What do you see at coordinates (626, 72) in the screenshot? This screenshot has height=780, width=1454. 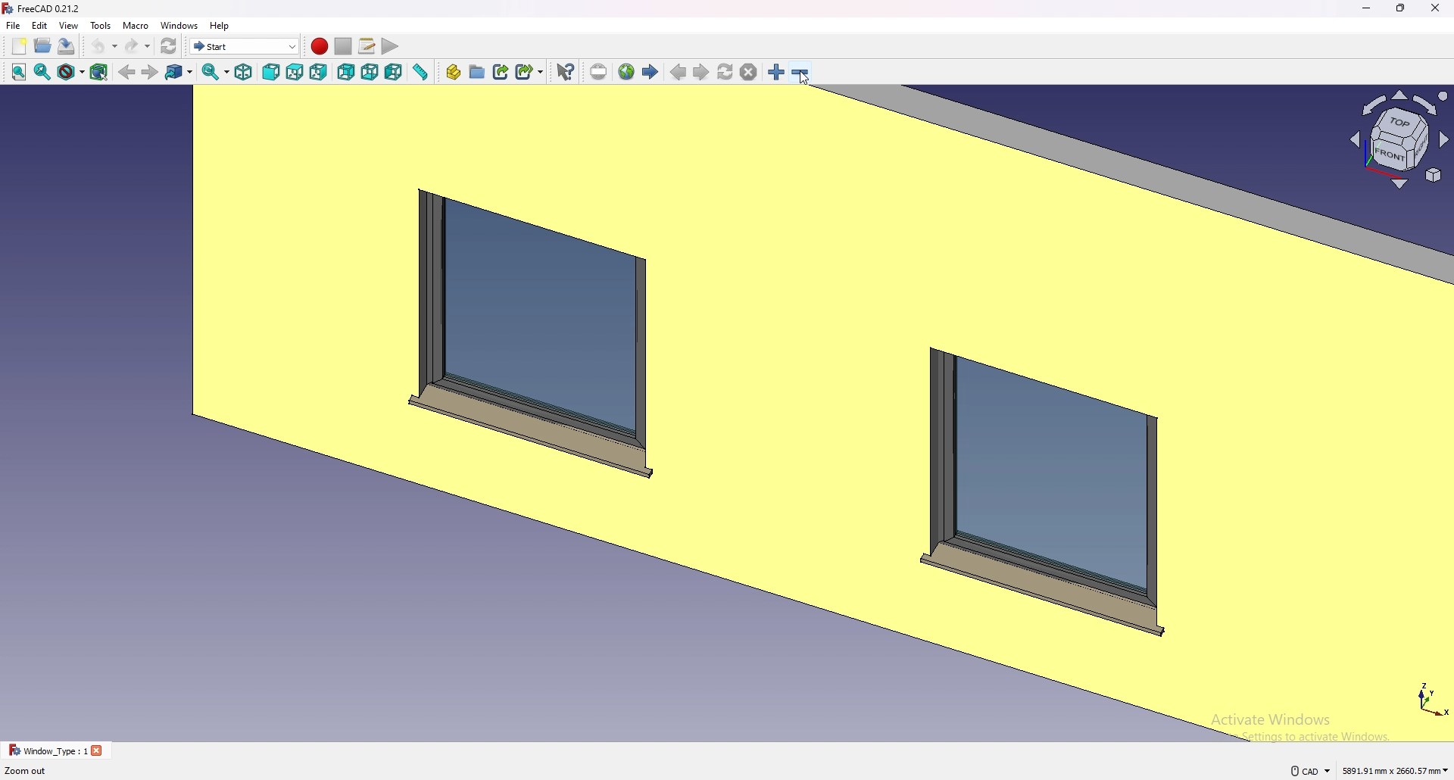 I see `open website` at bounding box center [626, 72].